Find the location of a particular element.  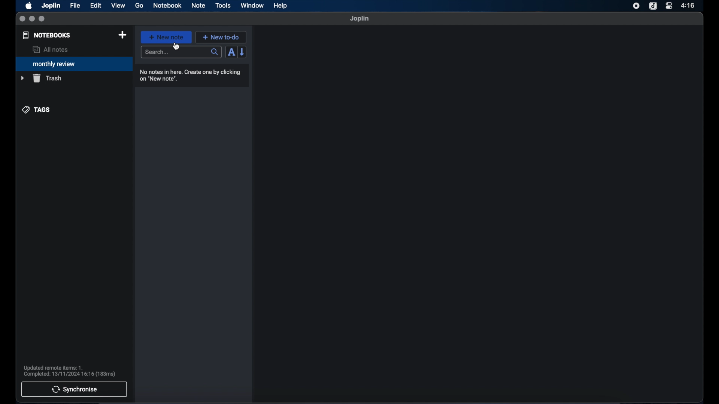

control center is located at coordinates (668, 5).